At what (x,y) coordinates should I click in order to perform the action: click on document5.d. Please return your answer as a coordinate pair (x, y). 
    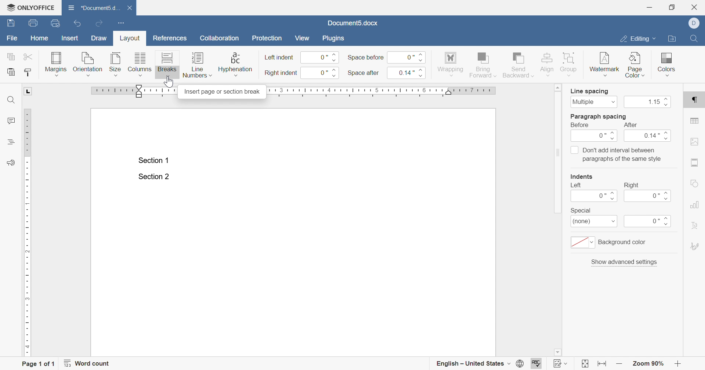
    Looking at the image, I should click on (95, 7).